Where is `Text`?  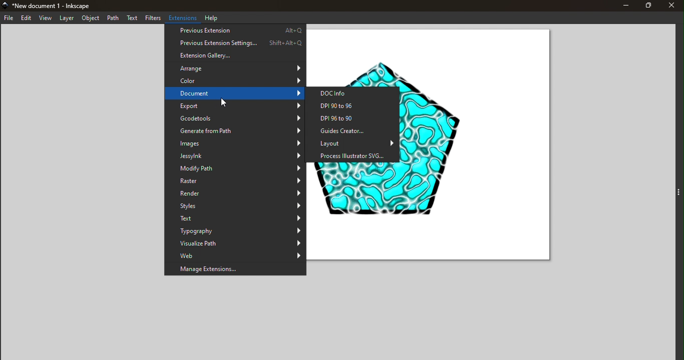
Text is located at coordinates (235, 218).